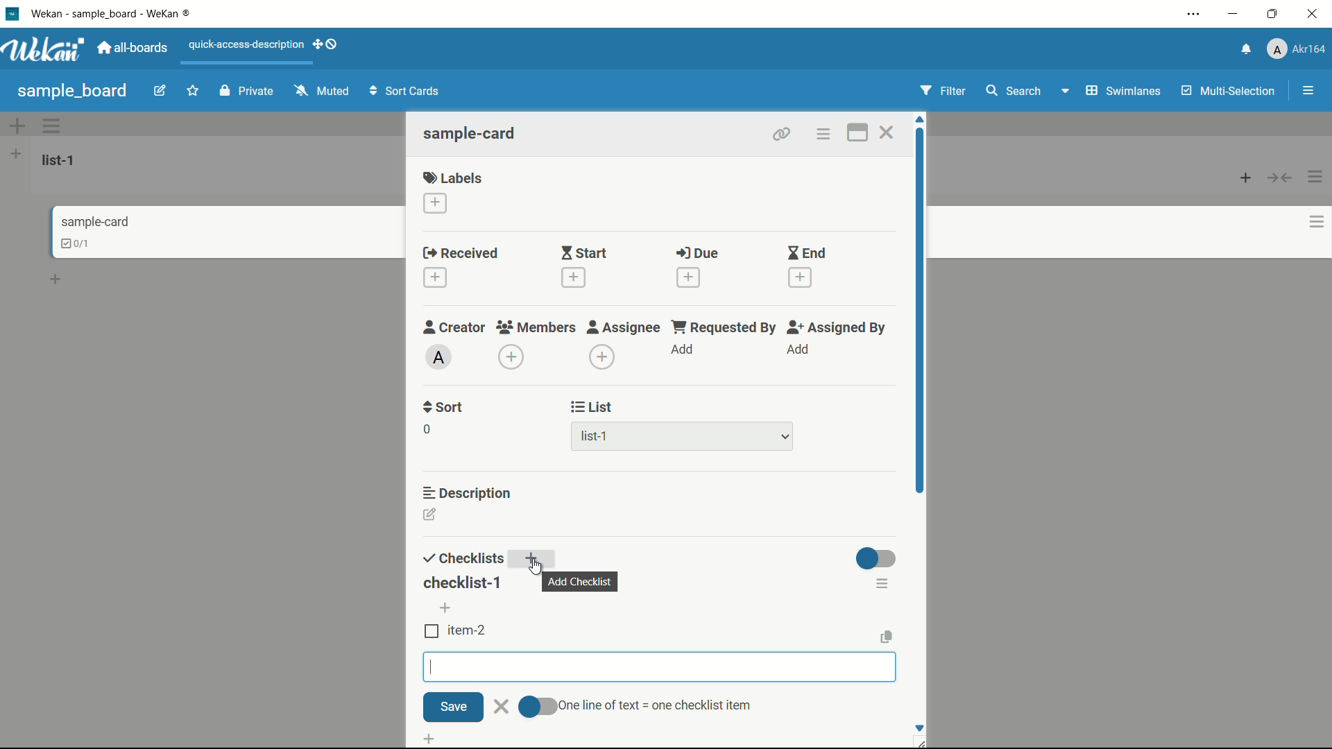 The image size is (1332, 749). What do you see at coordinates (887, 635) in the screenshot?
I see `copy text to clipboard` at bounding box center [887, 635].